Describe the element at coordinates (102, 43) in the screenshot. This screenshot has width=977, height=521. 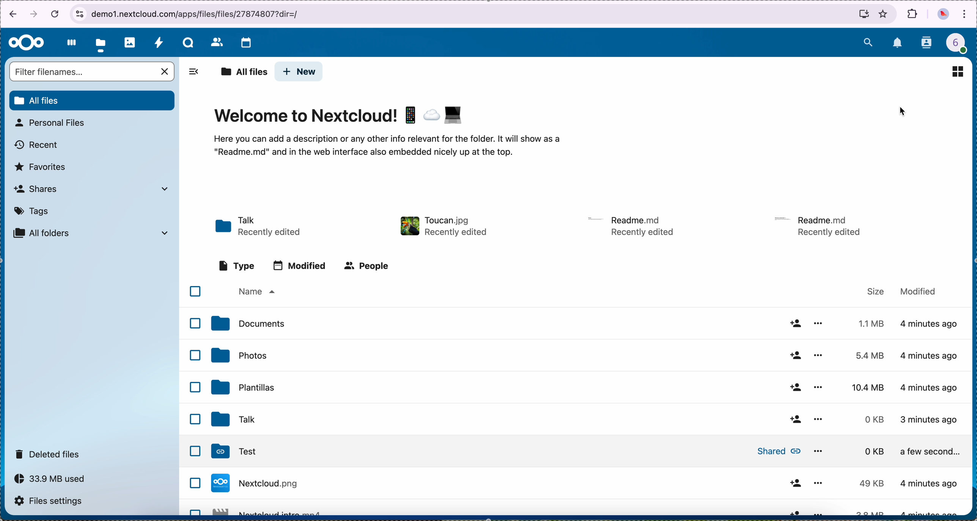
I see `click on files button` at that location.